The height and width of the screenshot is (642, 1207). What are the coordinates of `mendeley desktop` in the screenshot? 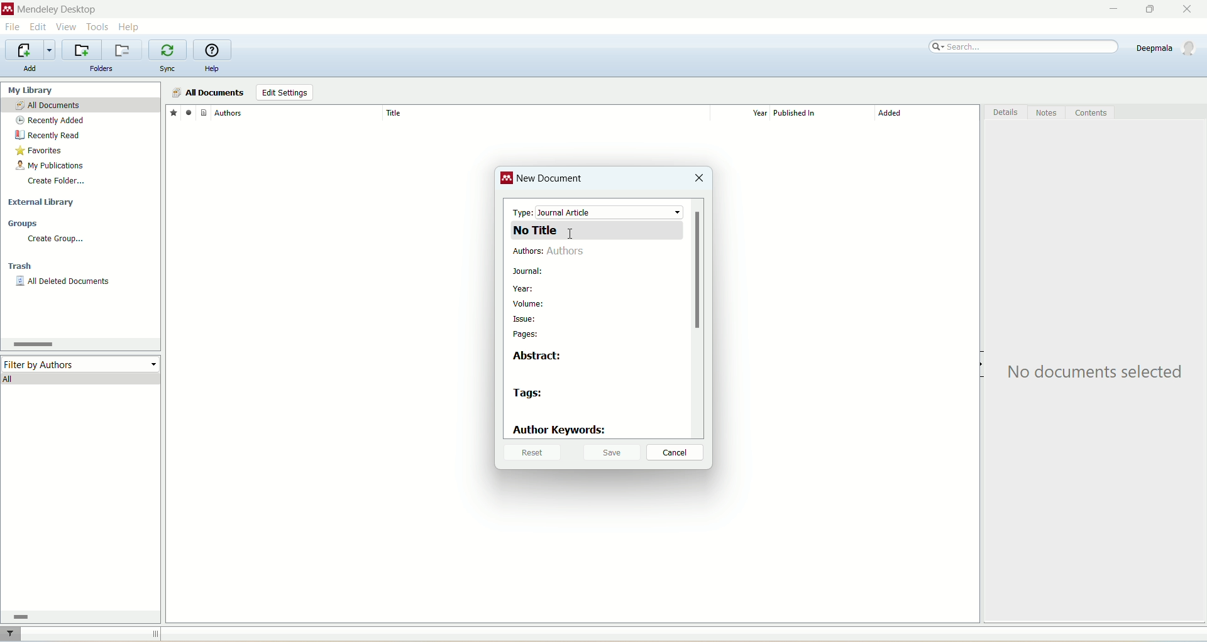 It's located at (55, 11).